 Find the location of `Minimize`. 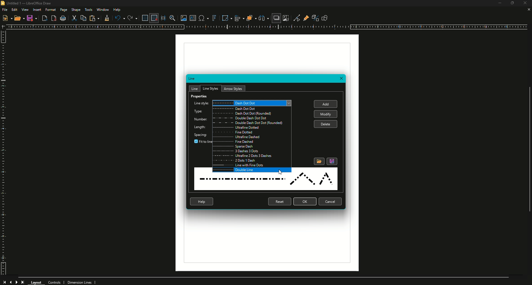

Minimize is located at coordinates (497, 4).